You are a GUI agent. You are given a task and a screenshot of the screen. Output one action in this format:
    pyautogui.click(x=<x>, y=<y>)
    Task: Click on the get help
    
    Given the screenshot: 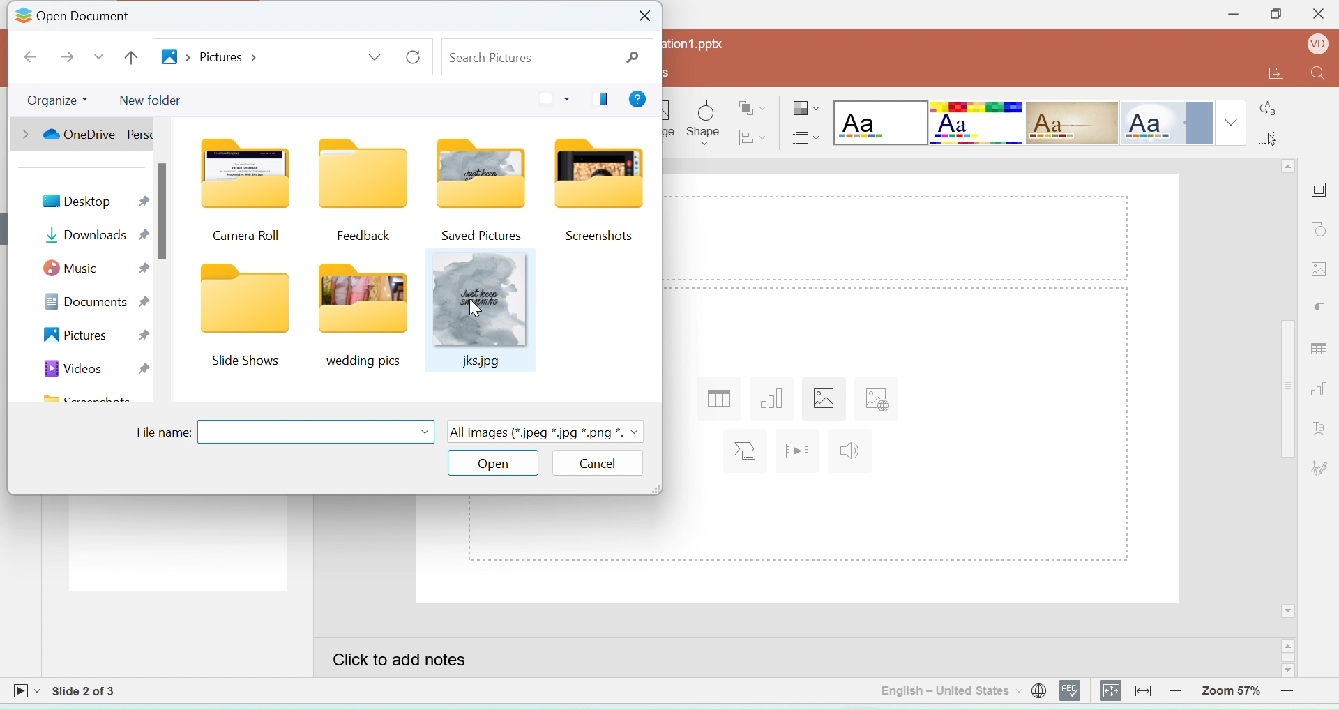 What is the action you would take?
    pyautogui.click(x=638, y=100)
    